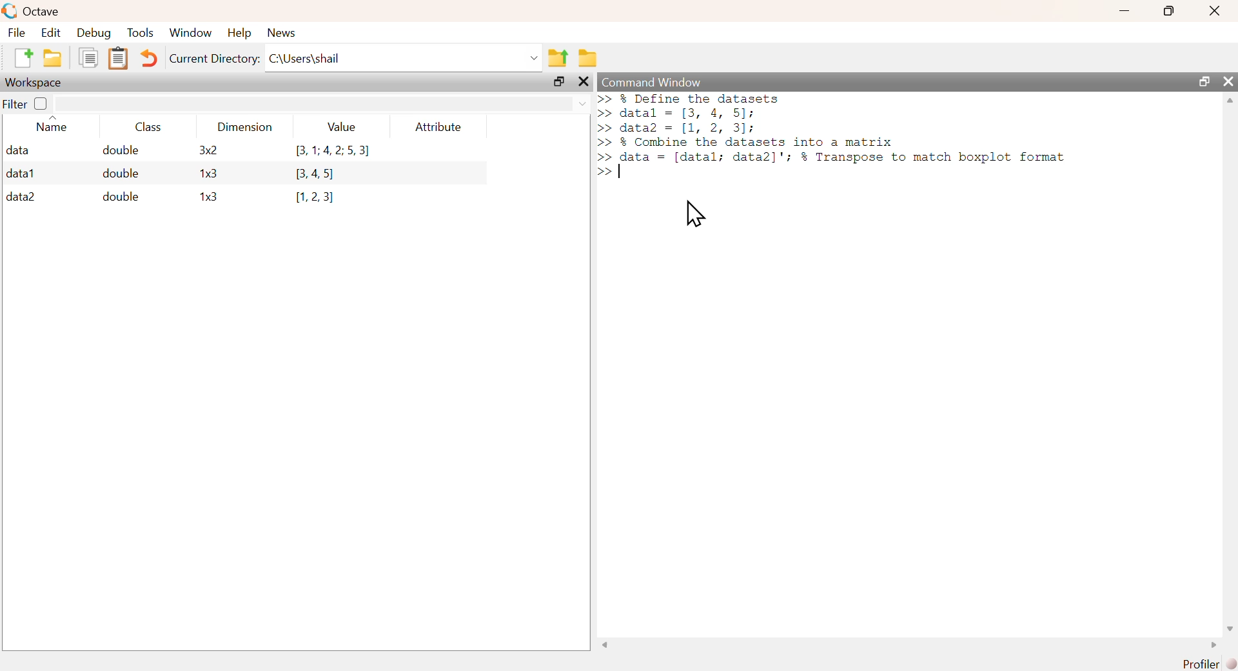  What do you see at coordinates (1124, 10) in the screenshot?
I see `minimize` at bounding box center [1124, 10].